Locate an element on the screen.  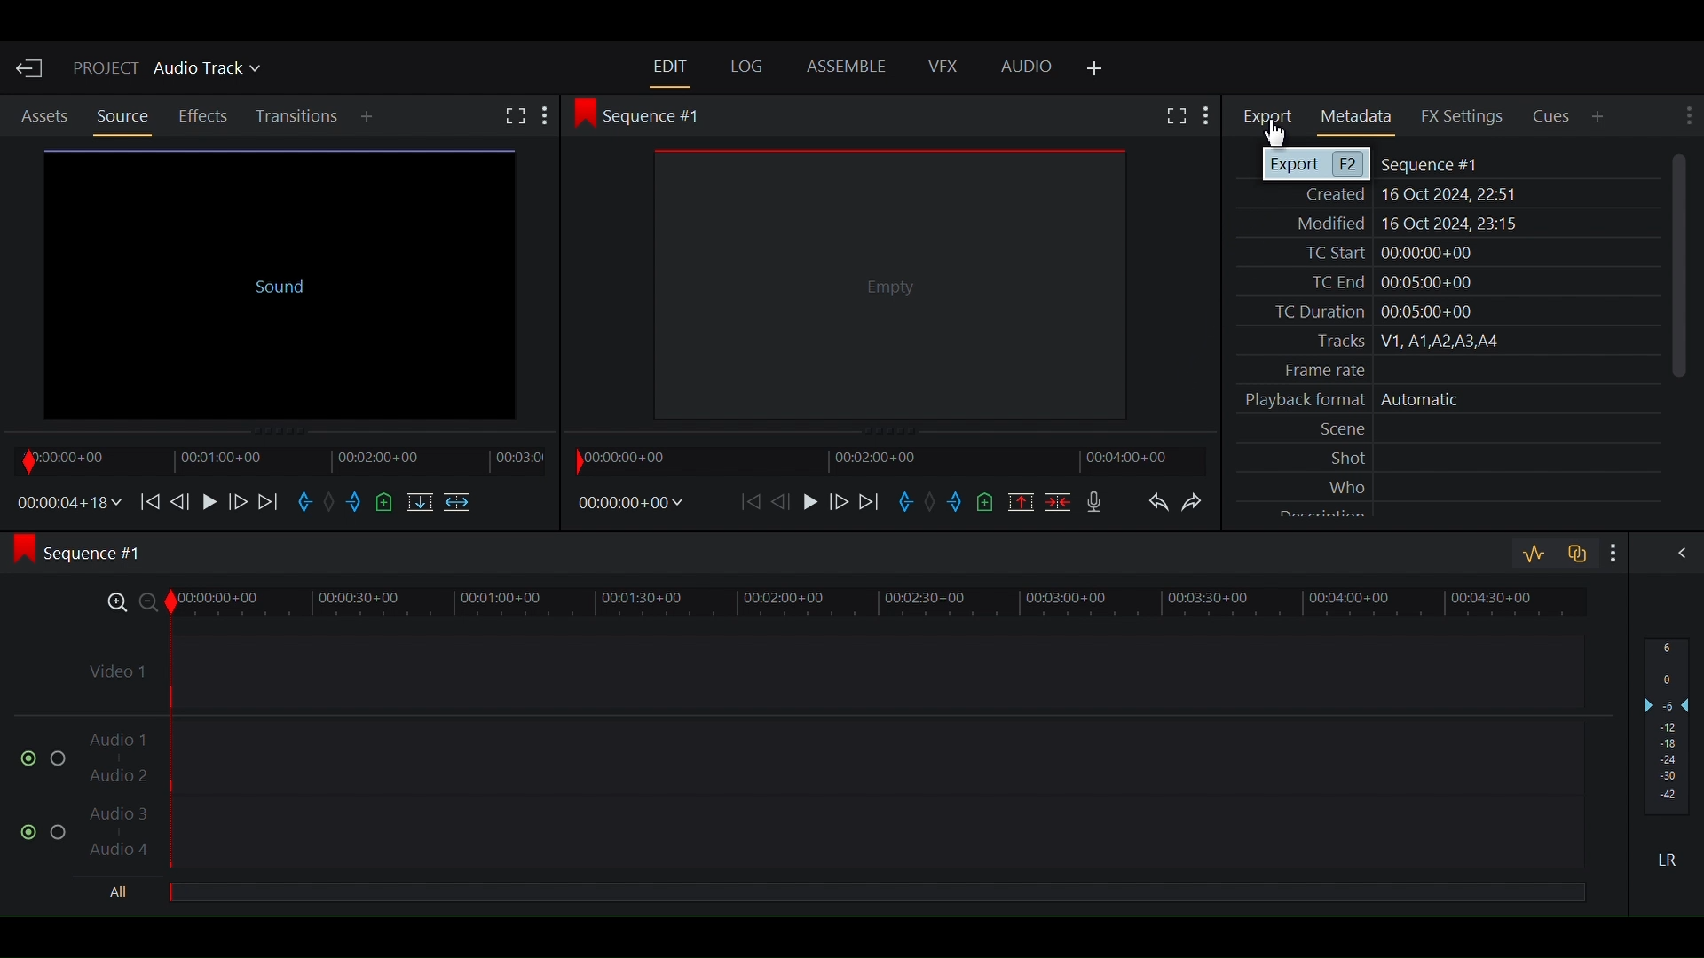
Audio Track 3, Audio Track 4 is located at coordinates (832, 836).